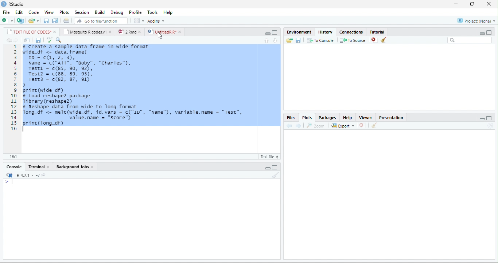 This screenshot has width=498, height=263. I want to click on close, so click(181, 32).